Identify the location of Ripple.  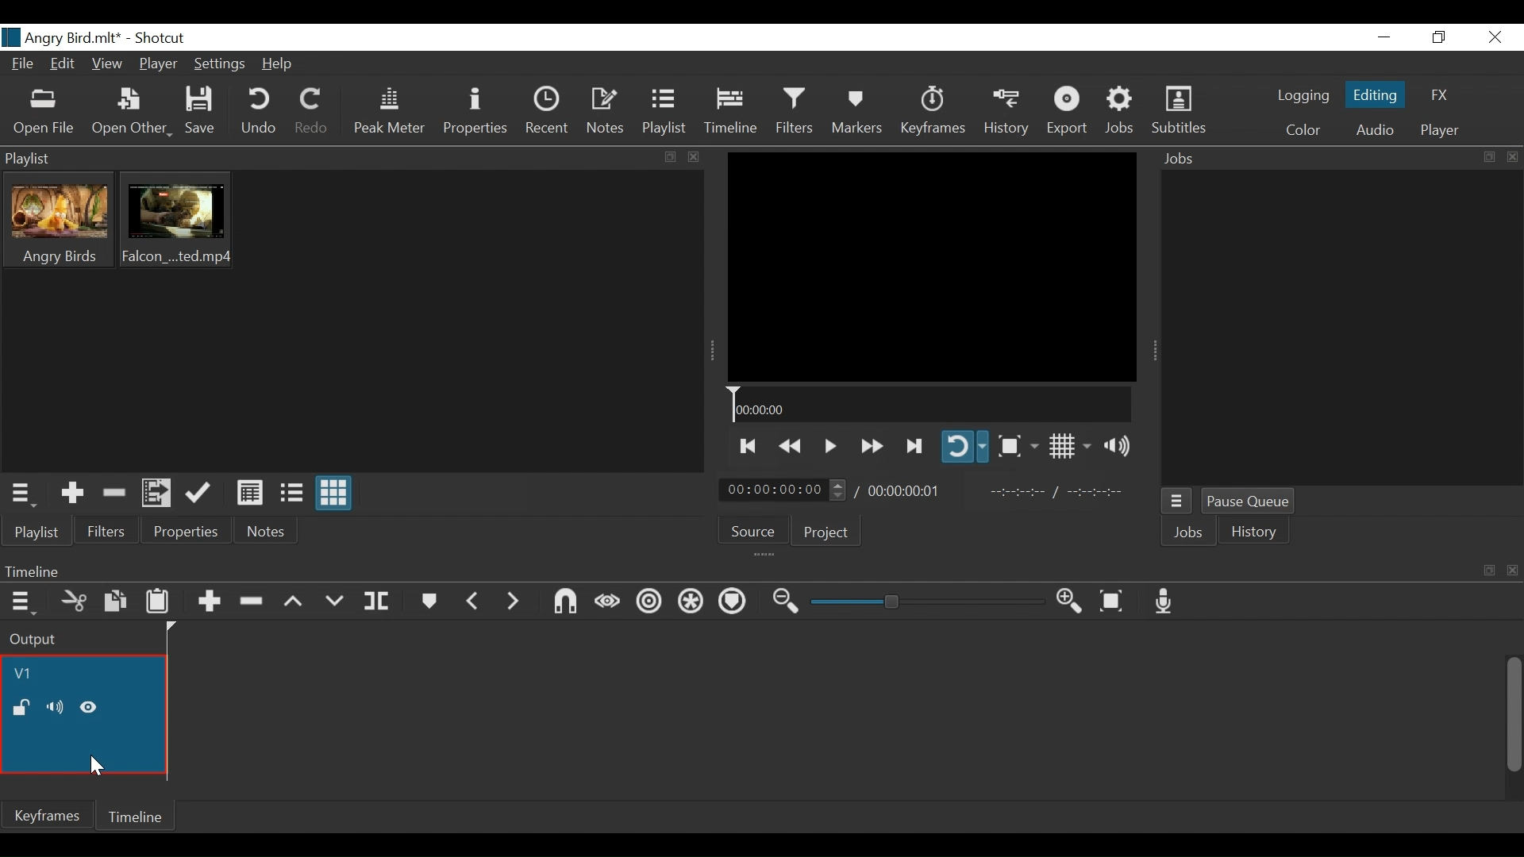
(650, 605).